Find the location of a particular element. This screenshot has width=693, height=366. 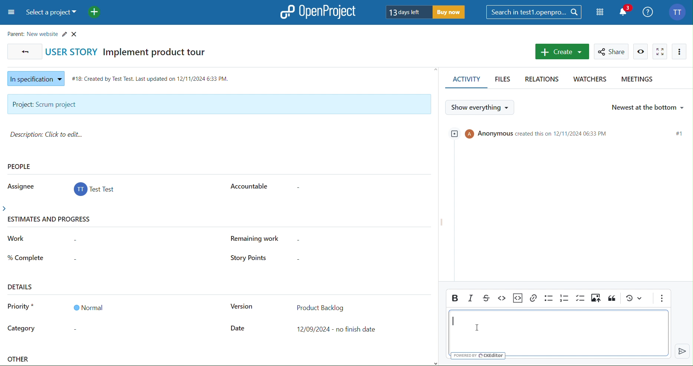

Parent new website is located at coordinates (44, 33).